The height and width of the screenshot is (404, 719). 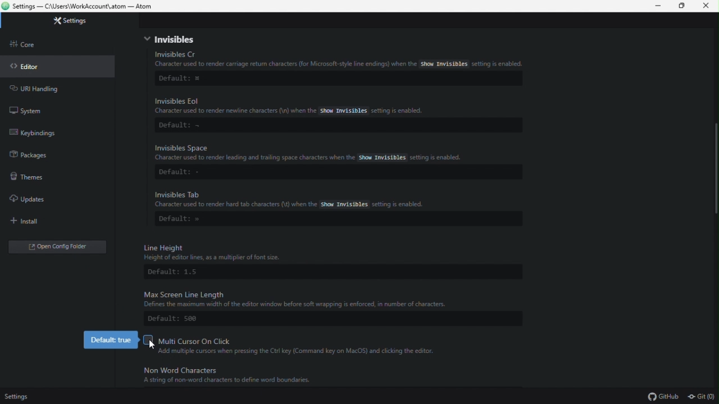 I want to click on Default: 1.5, so click(x=178, y=272).